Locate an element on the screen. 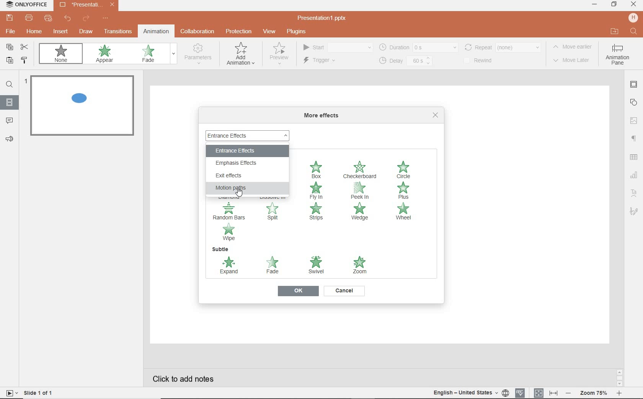 The image size is (643, 399). preview is located at coordinates (278, 55).